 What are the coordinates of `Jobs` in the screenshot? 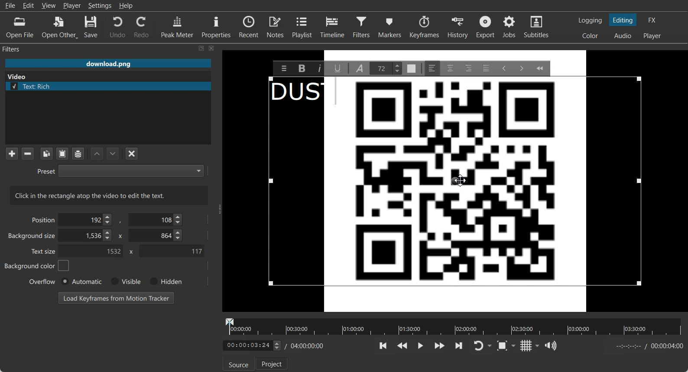 It's located at (510, 27).